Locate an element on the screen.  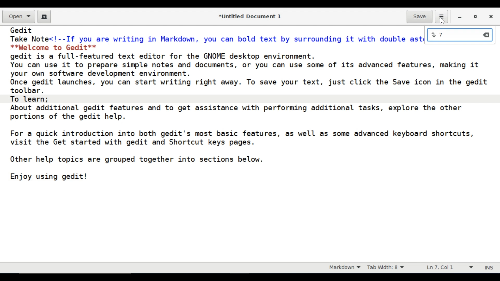
INS is located at coordinates (490, 268).